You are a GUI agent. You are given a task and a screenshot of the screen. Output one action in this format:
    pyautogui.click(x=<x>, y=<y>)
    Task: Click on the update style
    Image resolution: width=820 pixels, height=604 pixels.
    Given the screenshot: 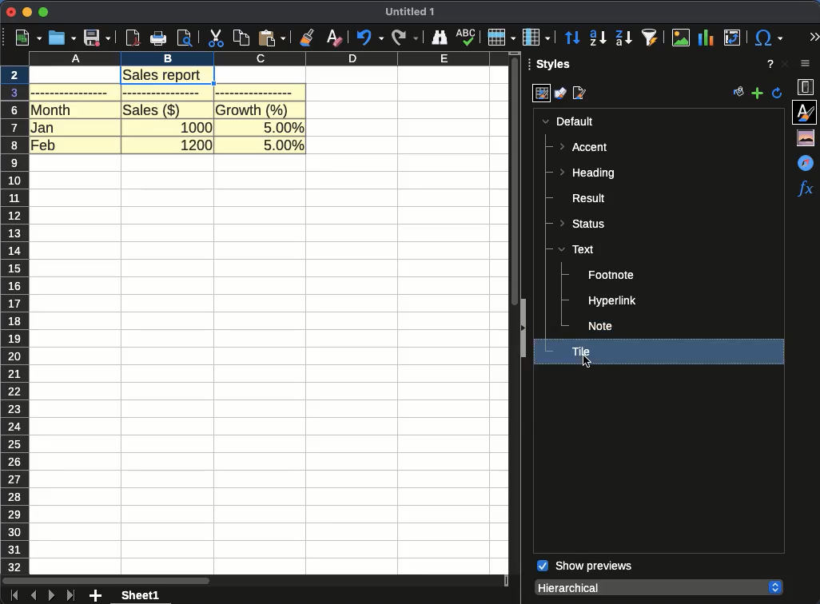 What is the action you would take?
    pyautogui.click(x=778, y=93)
    